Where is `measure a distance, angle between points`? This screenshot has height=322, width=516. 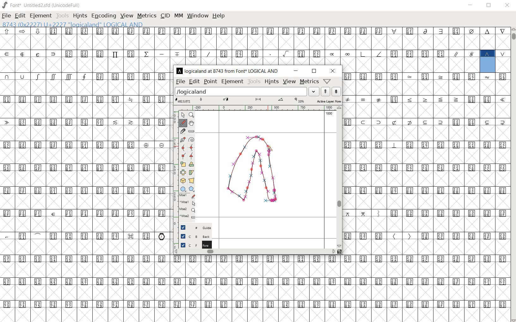
measure a distance, angle between points is located at coordinates (191, 131).